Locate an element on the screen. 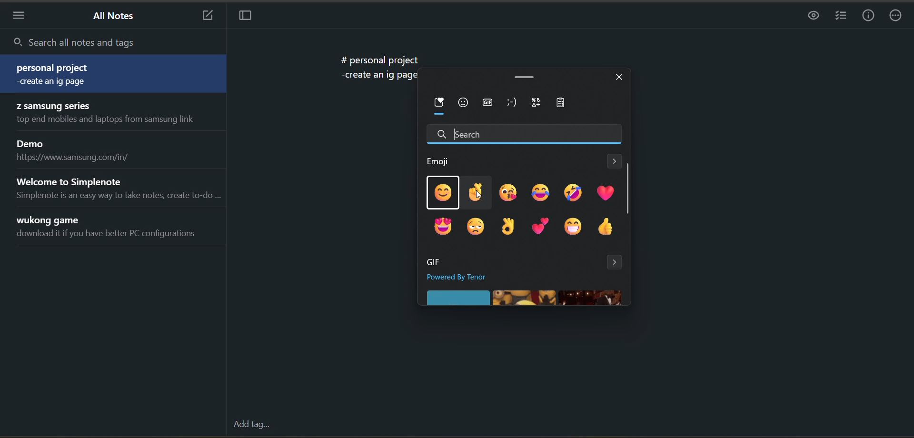  clipboard  history is located at coordinates (565, 103).